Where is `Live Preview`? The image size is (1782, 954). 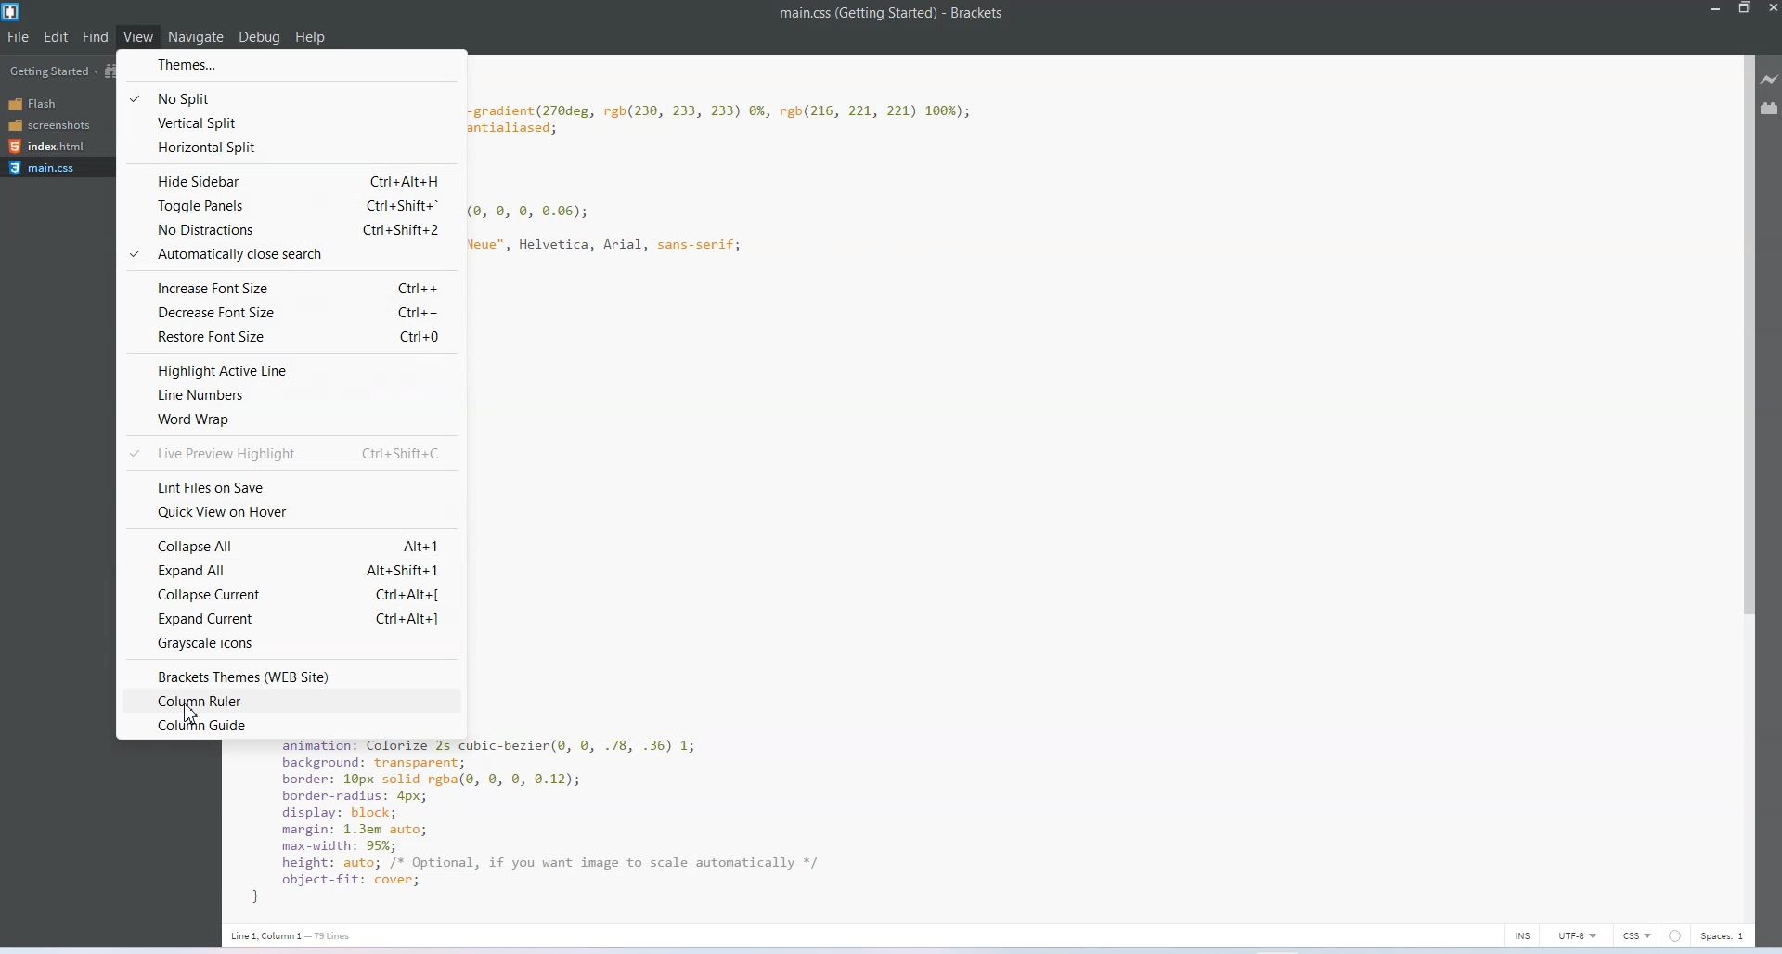
Live Preview is located at coordinates (1771, 78).